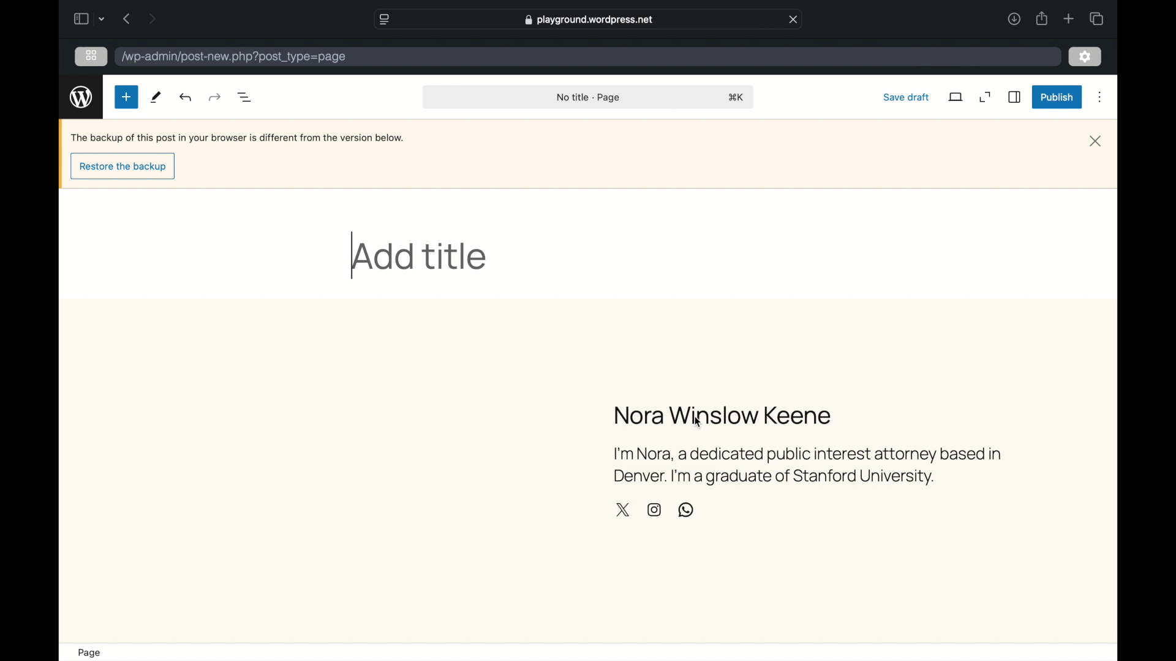  I want to click on wordpress address, so click(235, 57).